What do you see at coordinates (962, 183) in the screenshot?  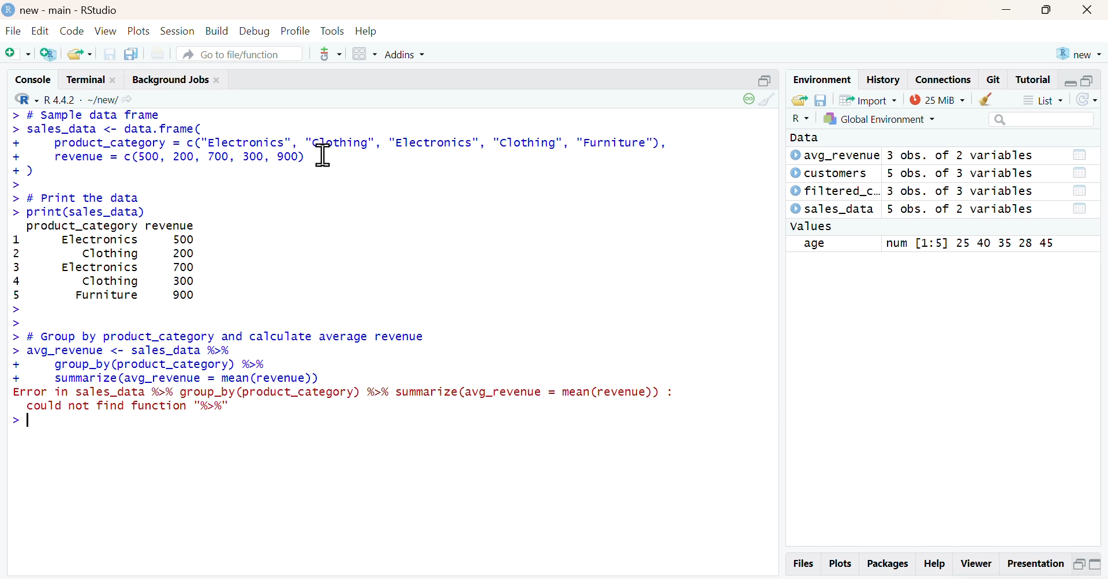 I see `Dataset meta info` at bounding box center [962, 183].